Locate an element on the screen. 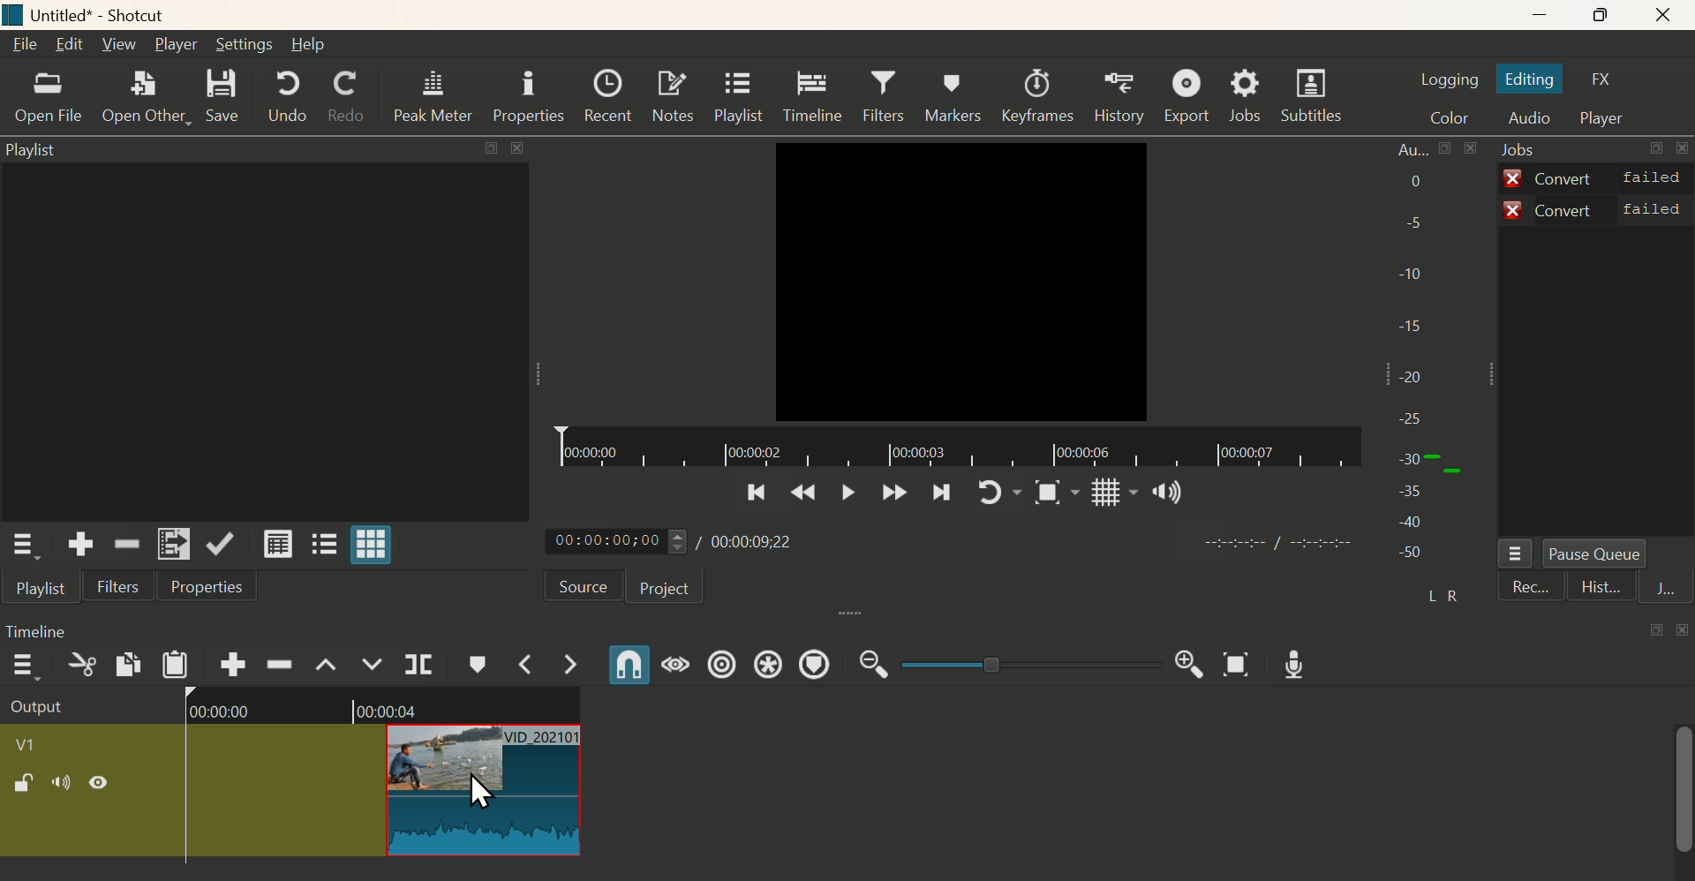 This screenshot has height=881, width=1695. Save is located at coordinates (228, 101).